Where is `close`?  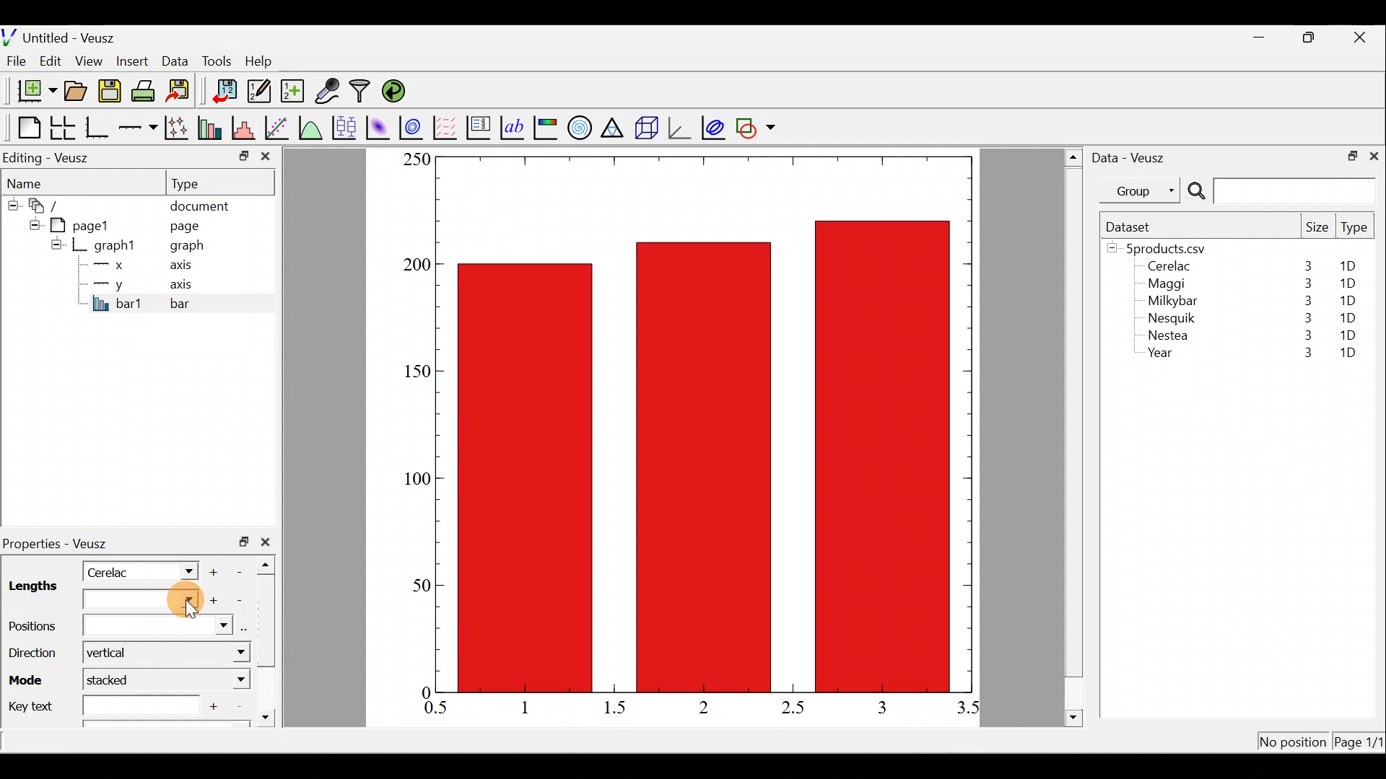 close is located at coordinates (266, 159).